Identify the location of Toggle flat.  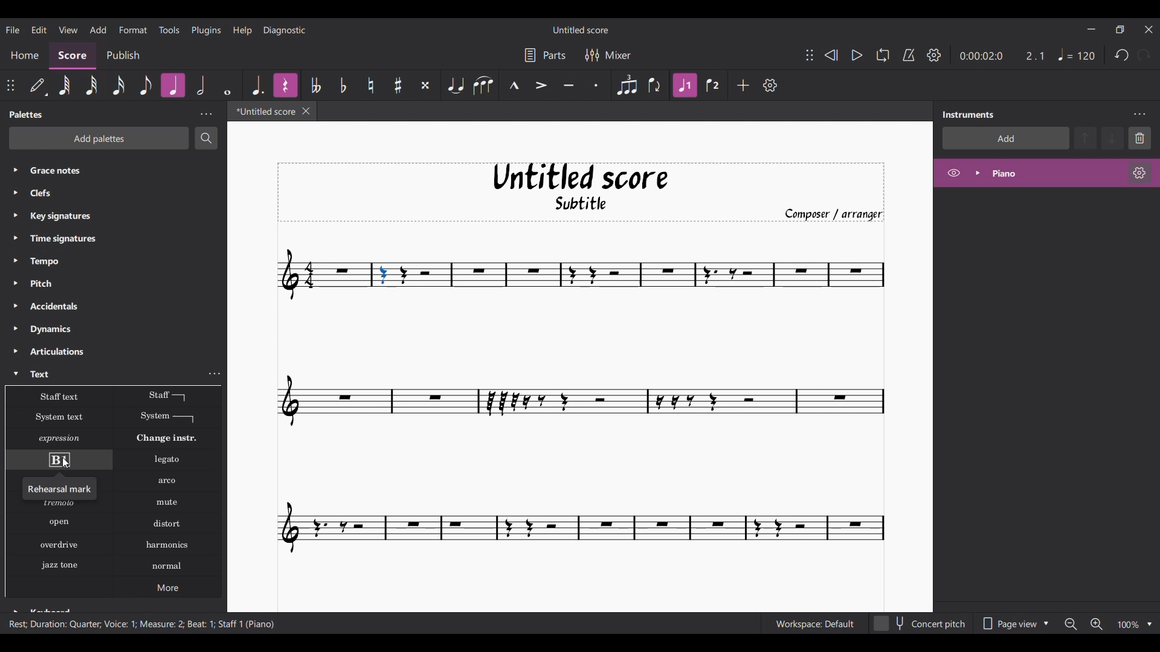
(343, 85).